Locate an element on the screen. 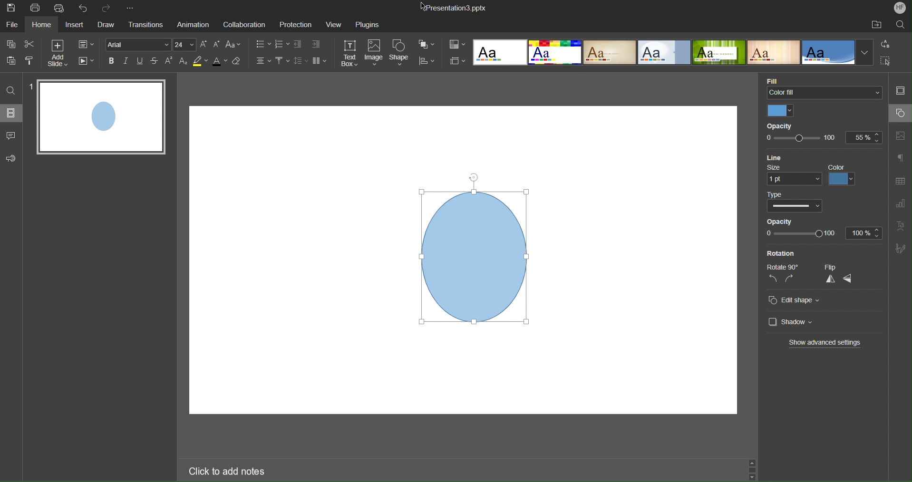  Draw is located at coordinates (107, 26).